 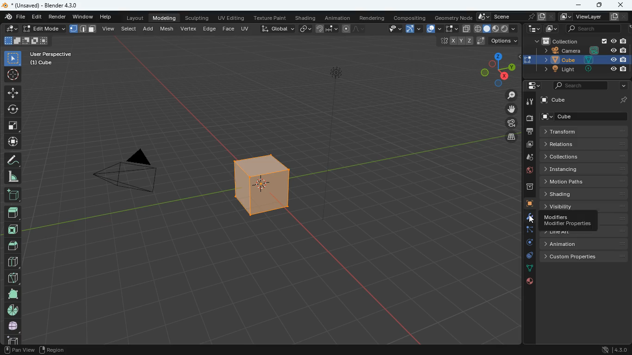 What do you see at coordinates (13, 263) in the screenshot?
I see `blocks` at bounding box center [13, 263].